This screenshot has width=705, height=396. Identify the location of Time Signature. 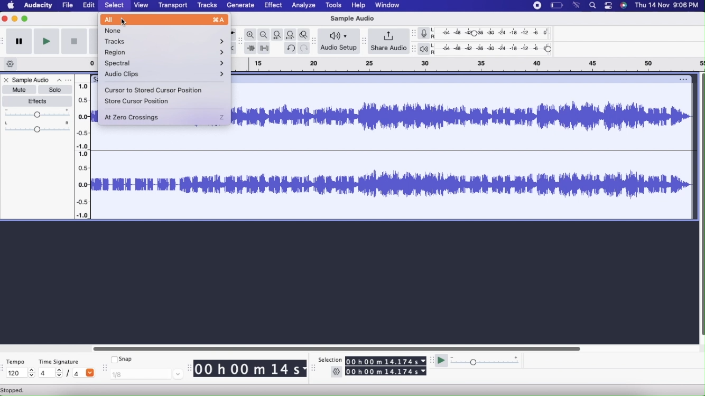
(59, 360).